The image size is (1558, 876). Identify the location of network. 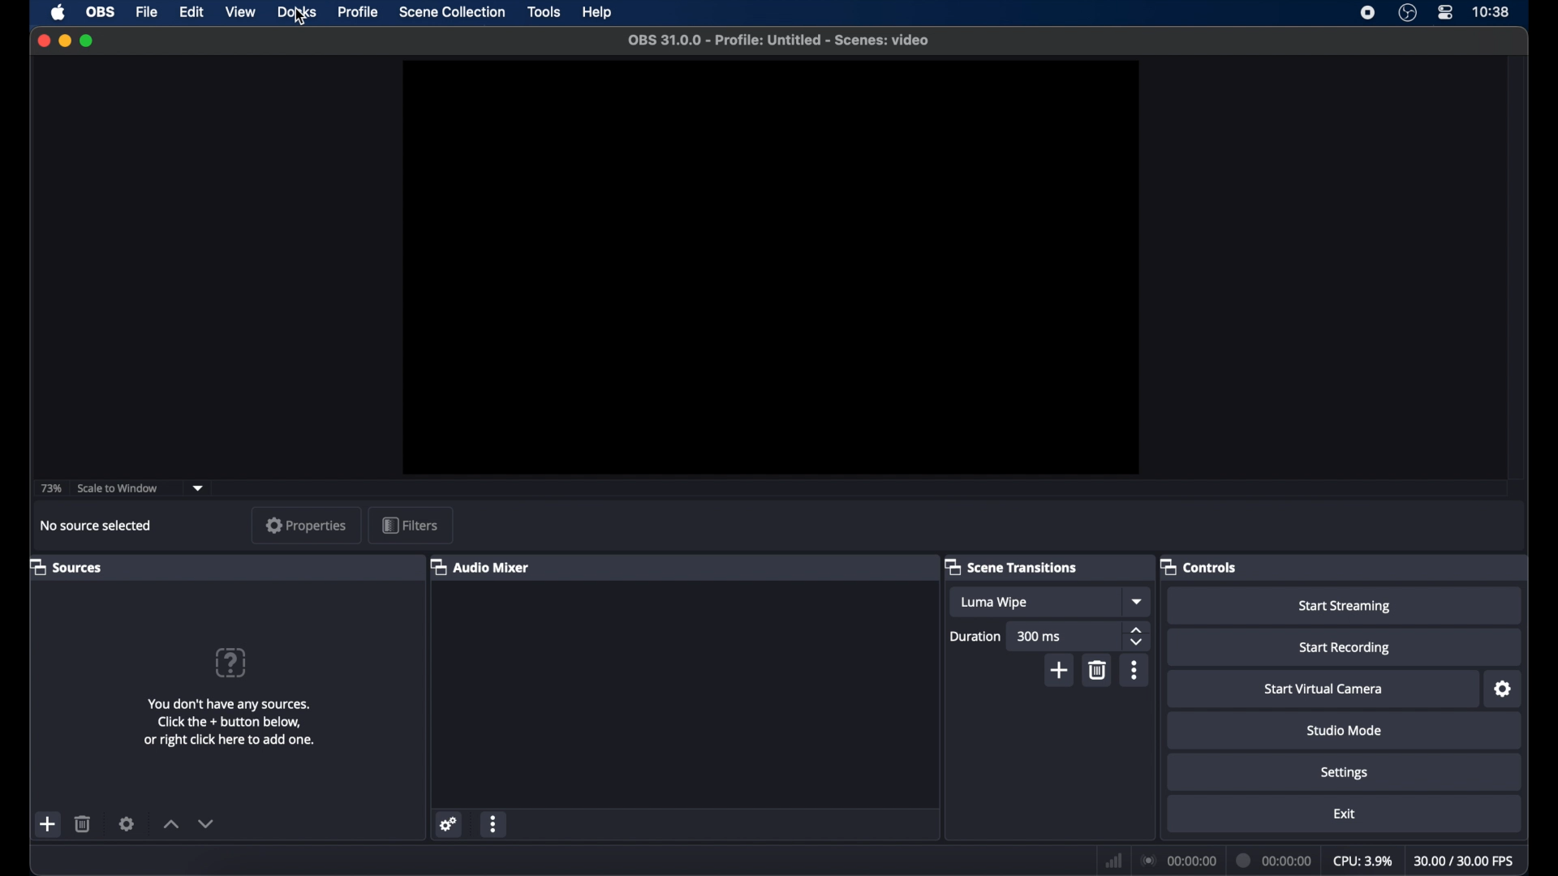
(449, 823).